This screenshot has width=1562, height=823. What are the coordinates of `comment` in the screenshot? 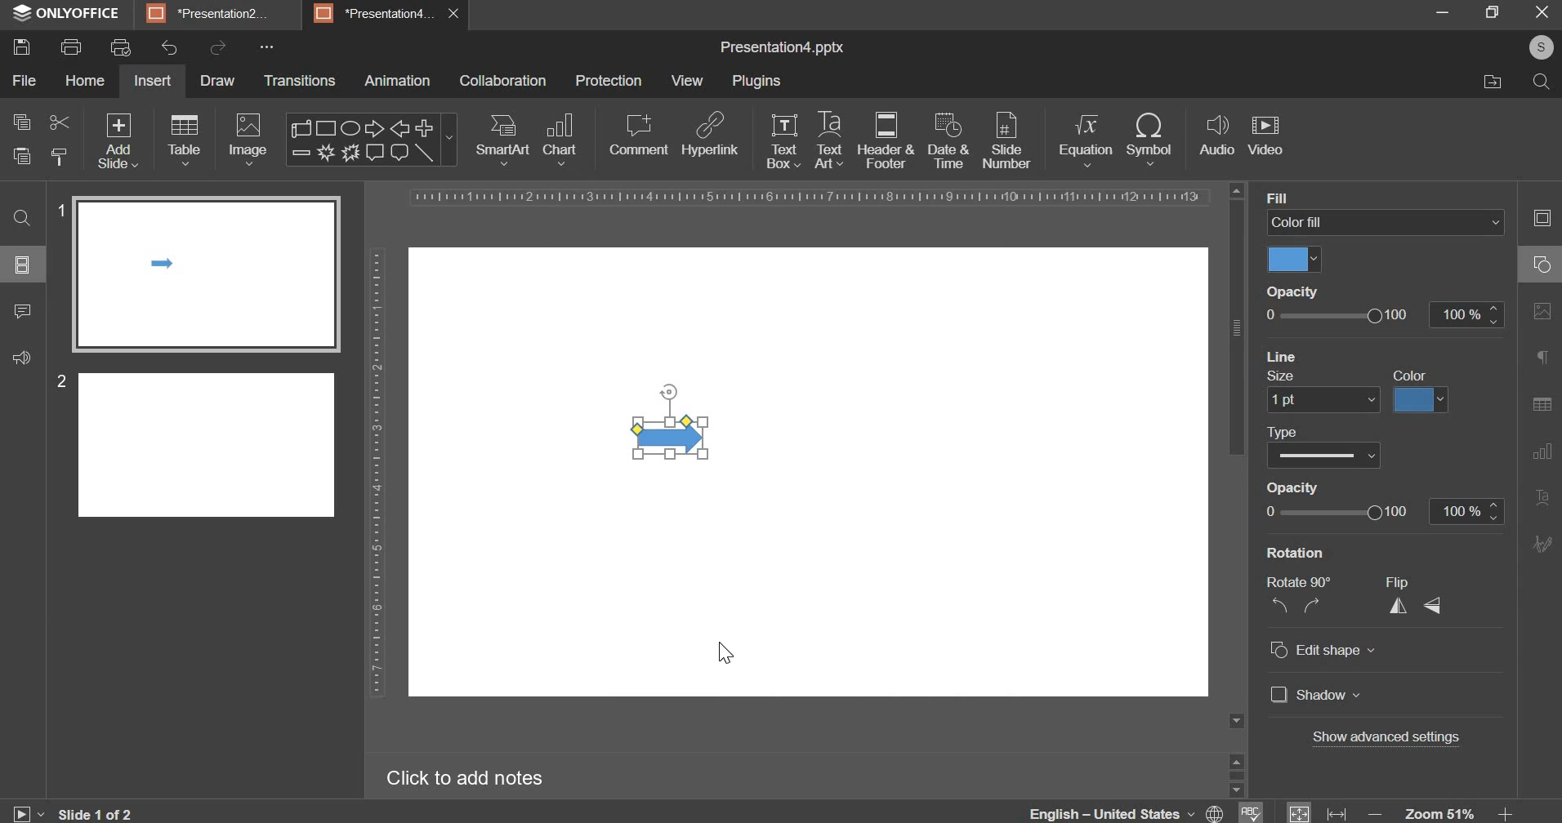 It's located at (24, 318).